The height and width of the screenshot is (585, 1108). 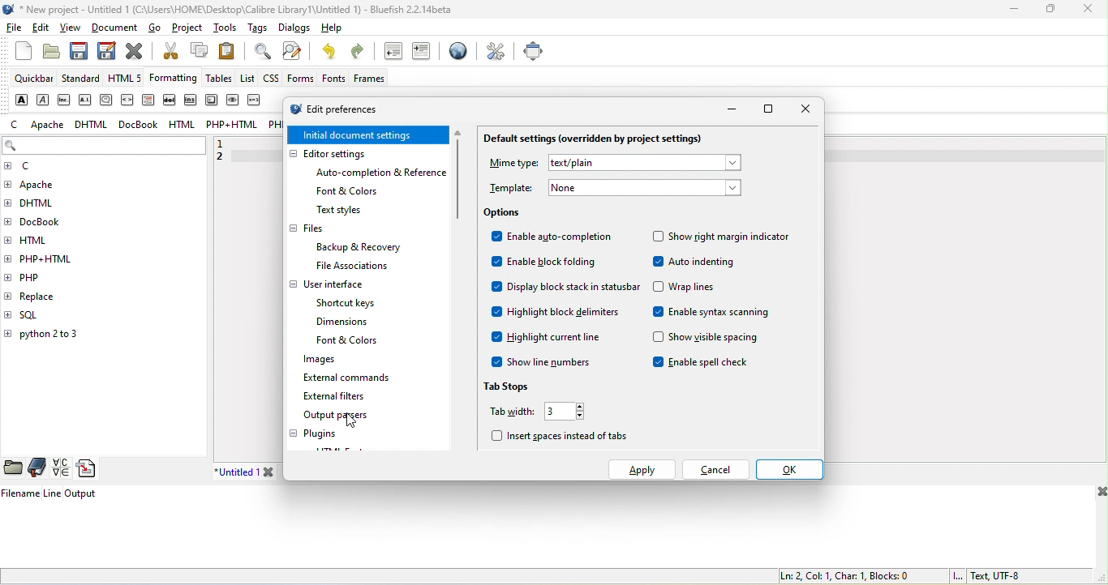 What do you see at coordinates (561, 314) in the screenshot?
I see `highlight block delimiters` at bounding box center [561, 314].